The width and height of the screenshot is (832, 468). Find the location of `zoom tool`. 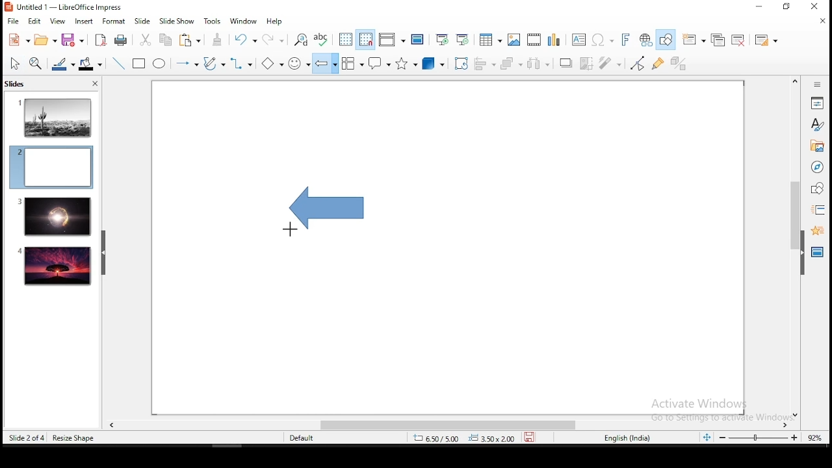

zoom tool is located at coordinates (36, 64).